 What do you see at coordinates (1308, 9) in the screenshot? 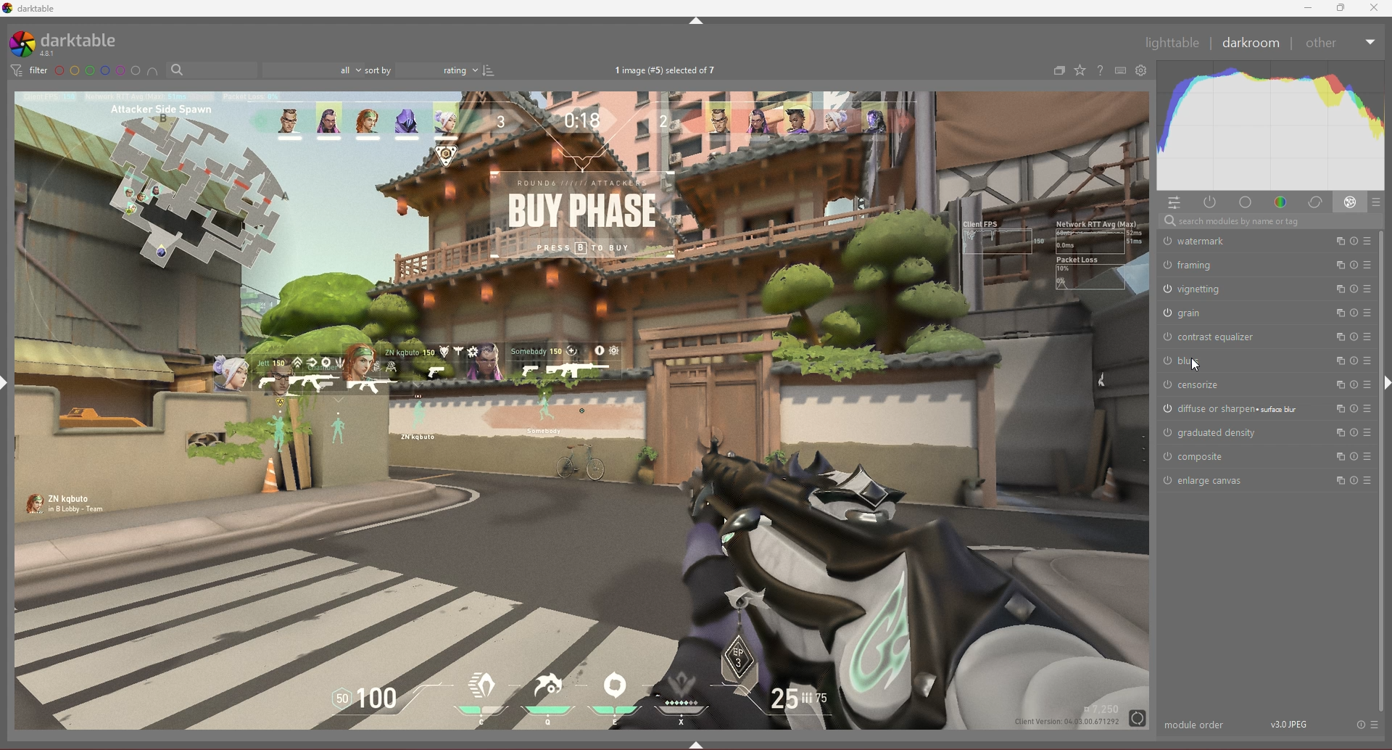
I see `minimize` at bounding box center [1308, 9].